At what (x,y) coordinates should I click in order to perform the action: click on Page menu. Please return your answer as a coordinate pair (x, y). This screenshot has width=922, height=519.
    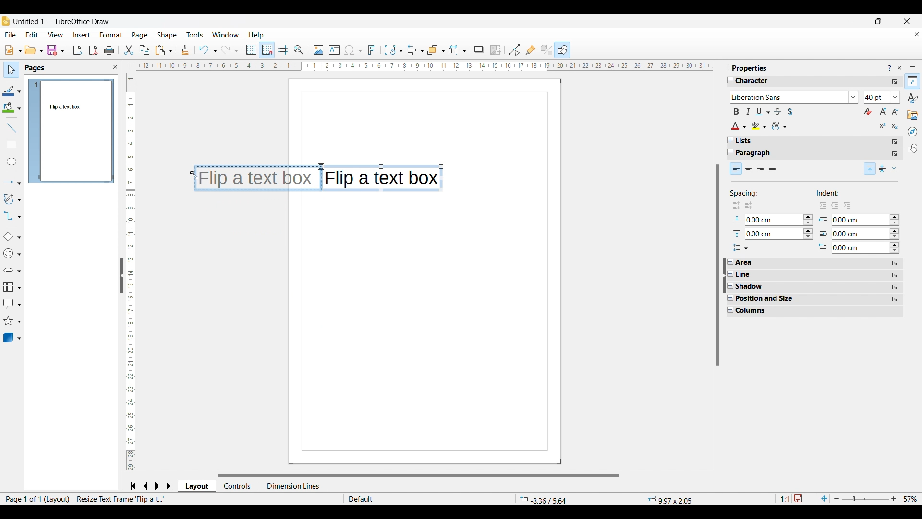
    Looking at the image, I should click on (140, 36).